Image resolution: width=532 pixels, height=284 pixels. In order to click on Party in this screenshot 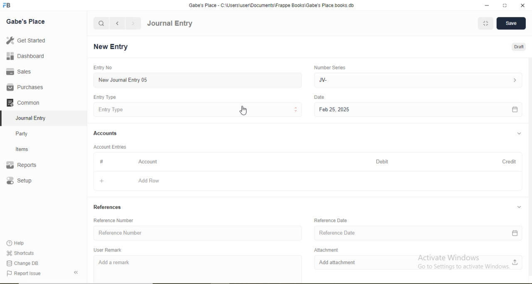, I will do `click(27, 133)`.